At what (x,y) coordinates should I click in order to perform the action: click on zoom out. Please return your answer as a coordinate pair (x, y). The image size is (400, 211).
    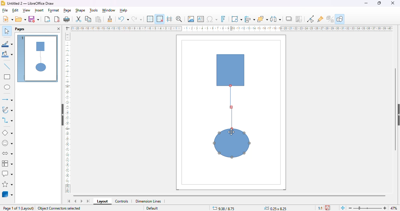
    Looking at the image, I should click on (351, 208).